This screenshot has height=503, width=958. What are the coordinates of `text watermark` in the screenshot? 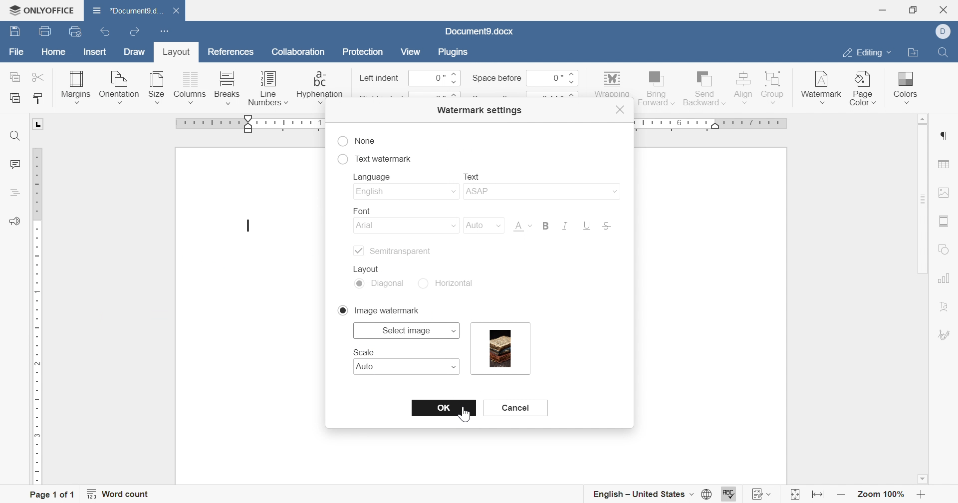 It's located at (374, 157).